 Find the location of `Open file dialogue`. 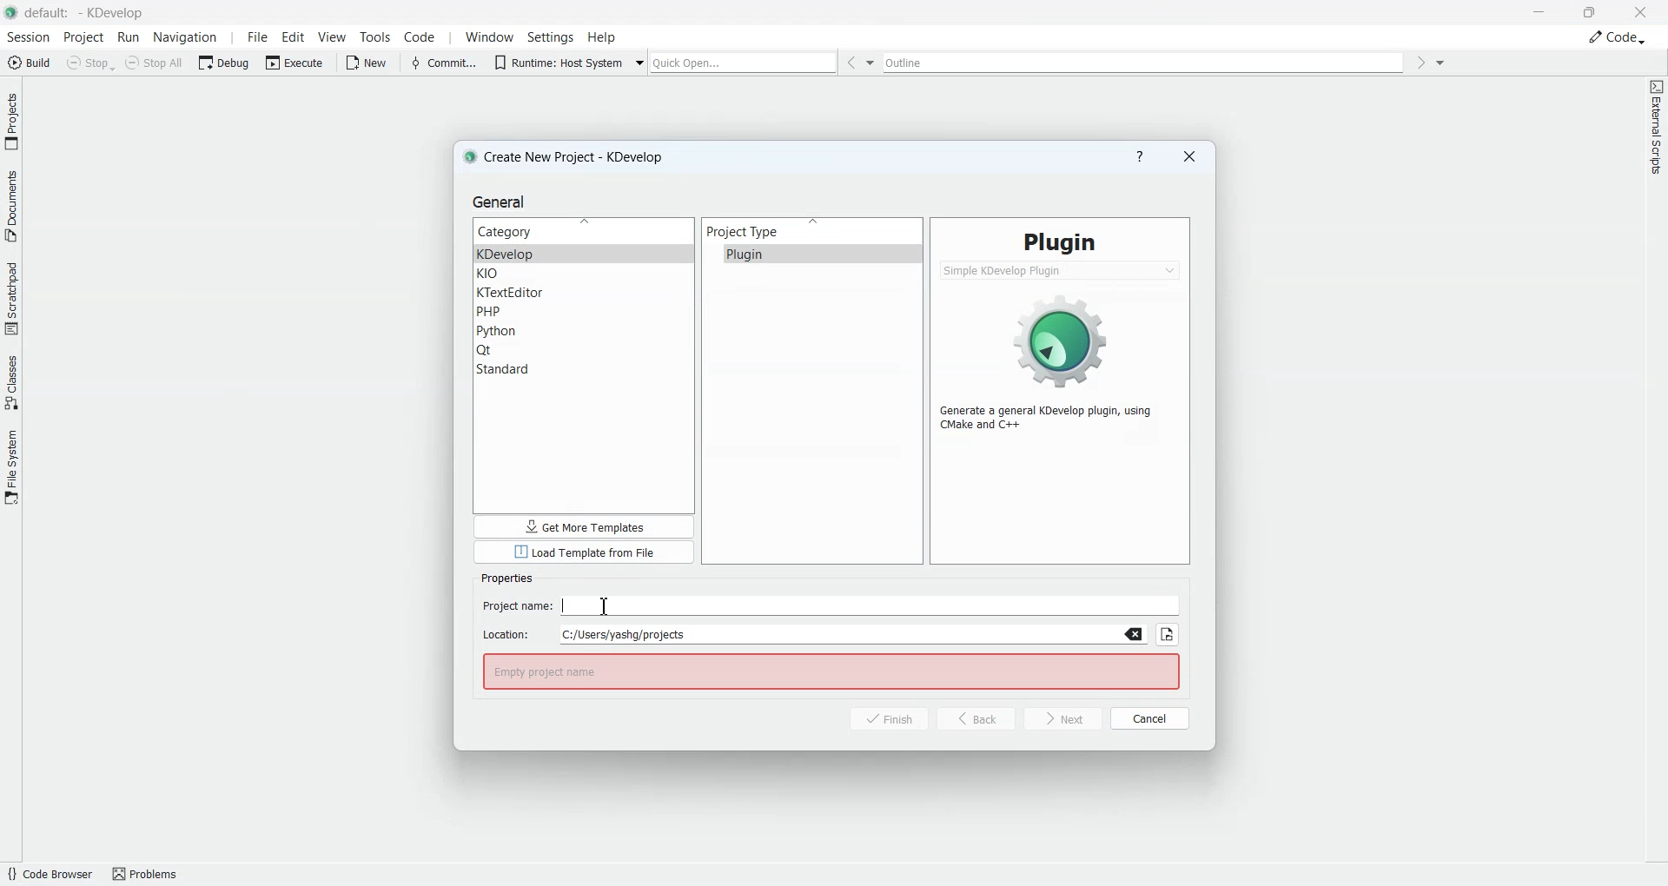

Open file dialogue is located at coordinates (1168, 635).